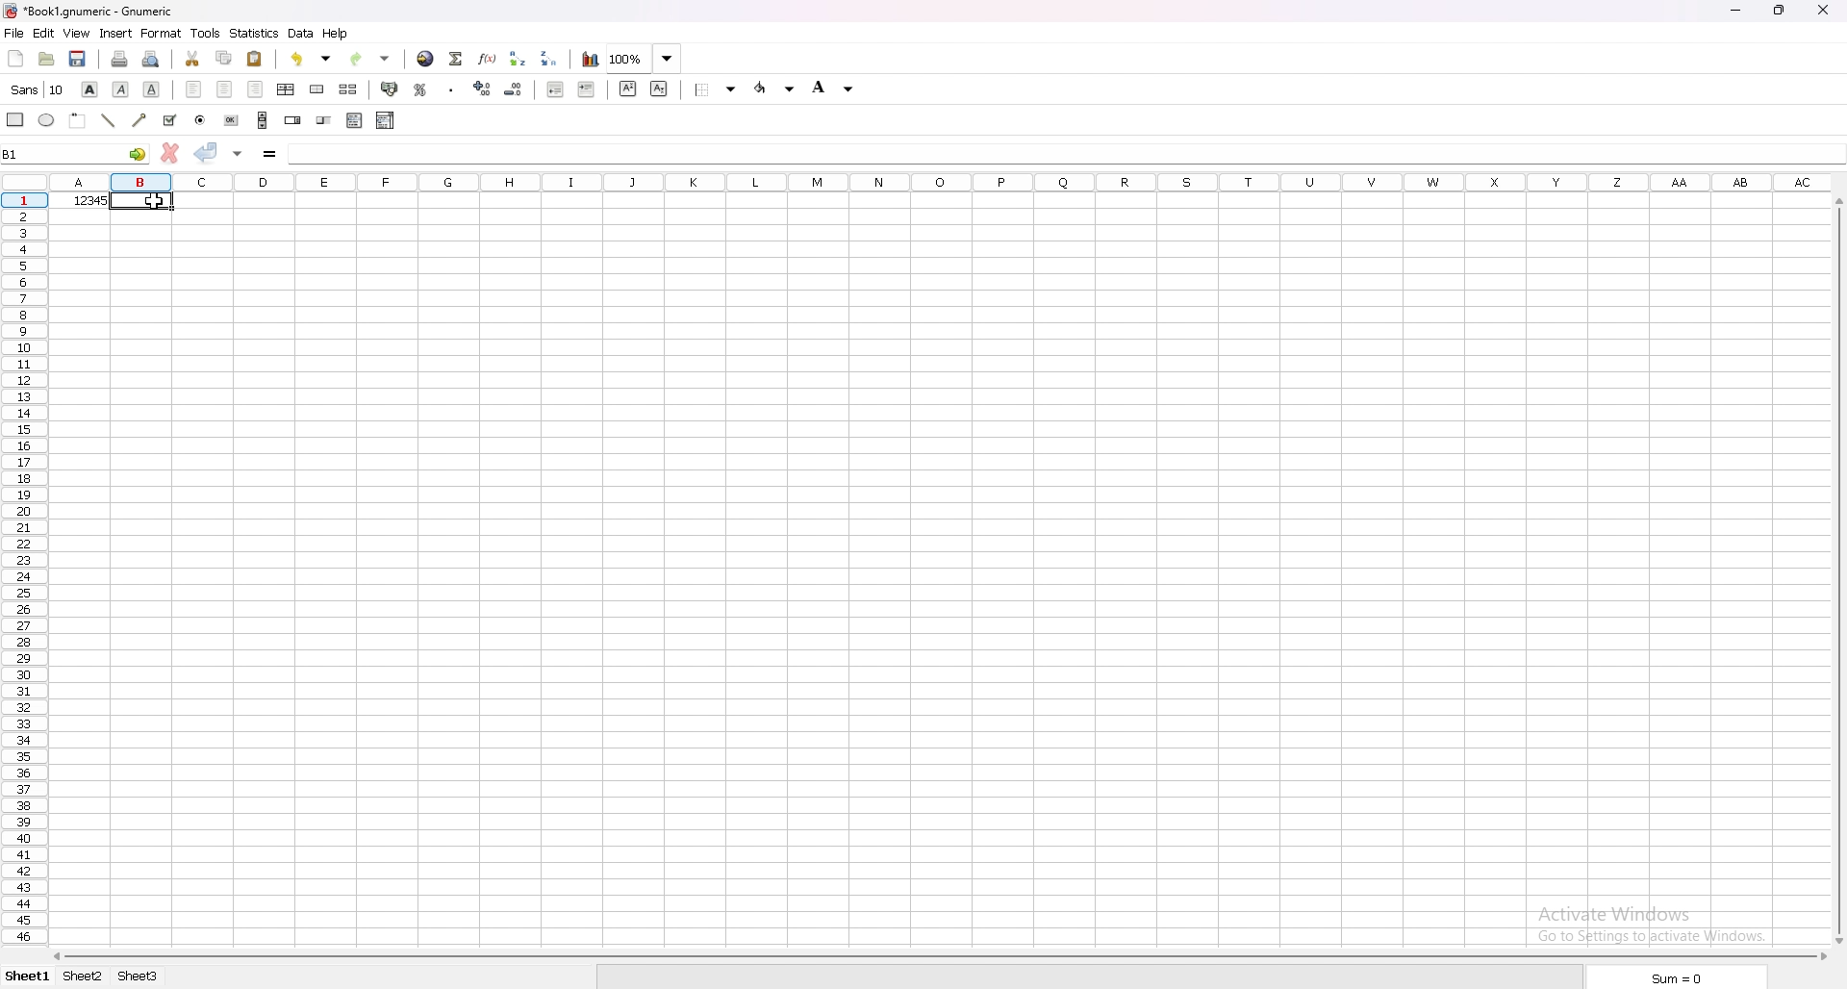 The height and width of the screenshot is (989, 1847). What do you see at coordinates (270, 153) in the screenshot?
I see `formula` at bounding box center [270, 153].